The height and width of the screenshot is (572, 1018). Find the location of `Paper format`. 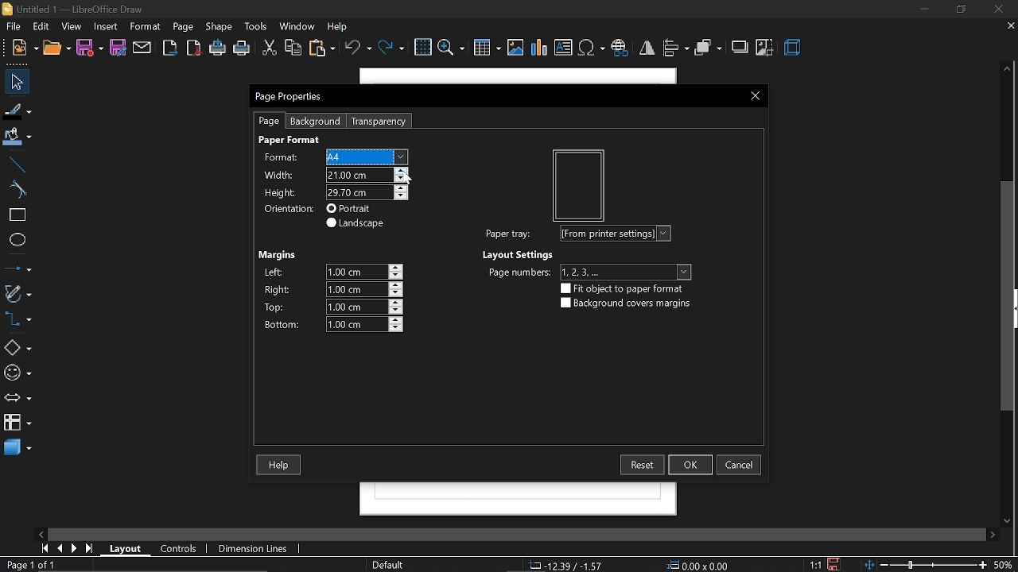

Paper format is located at coordinates (289, 141).